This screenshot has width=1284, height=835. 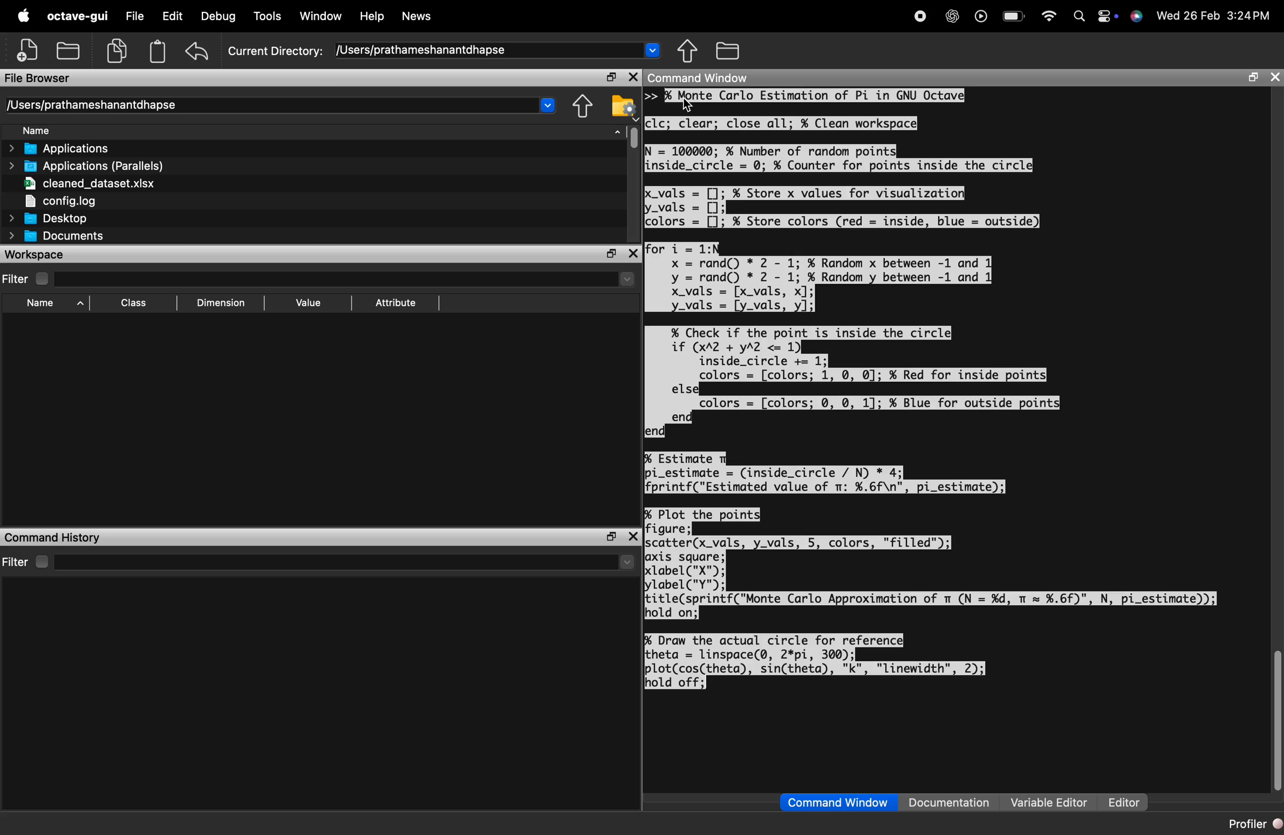 I want to click on Scroll bar, so click(x=1274, y=722).